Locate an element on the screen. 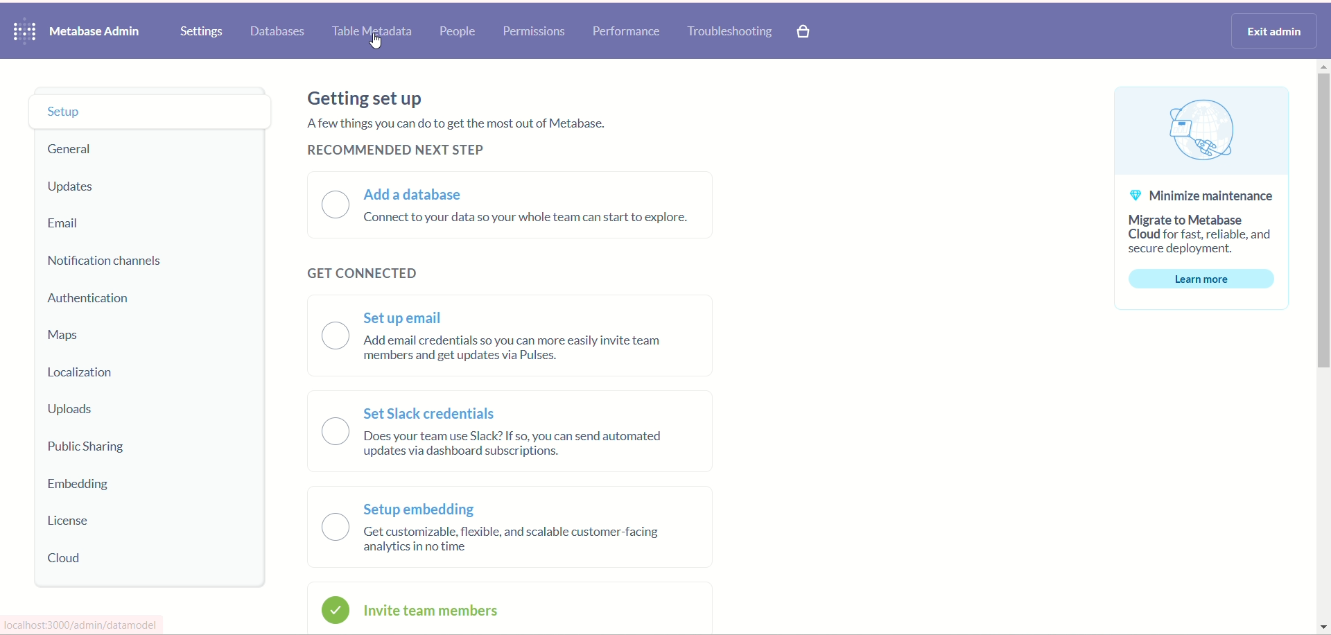 This screenshot has width=1331, height=635. text is located at coordinates (531, 329).